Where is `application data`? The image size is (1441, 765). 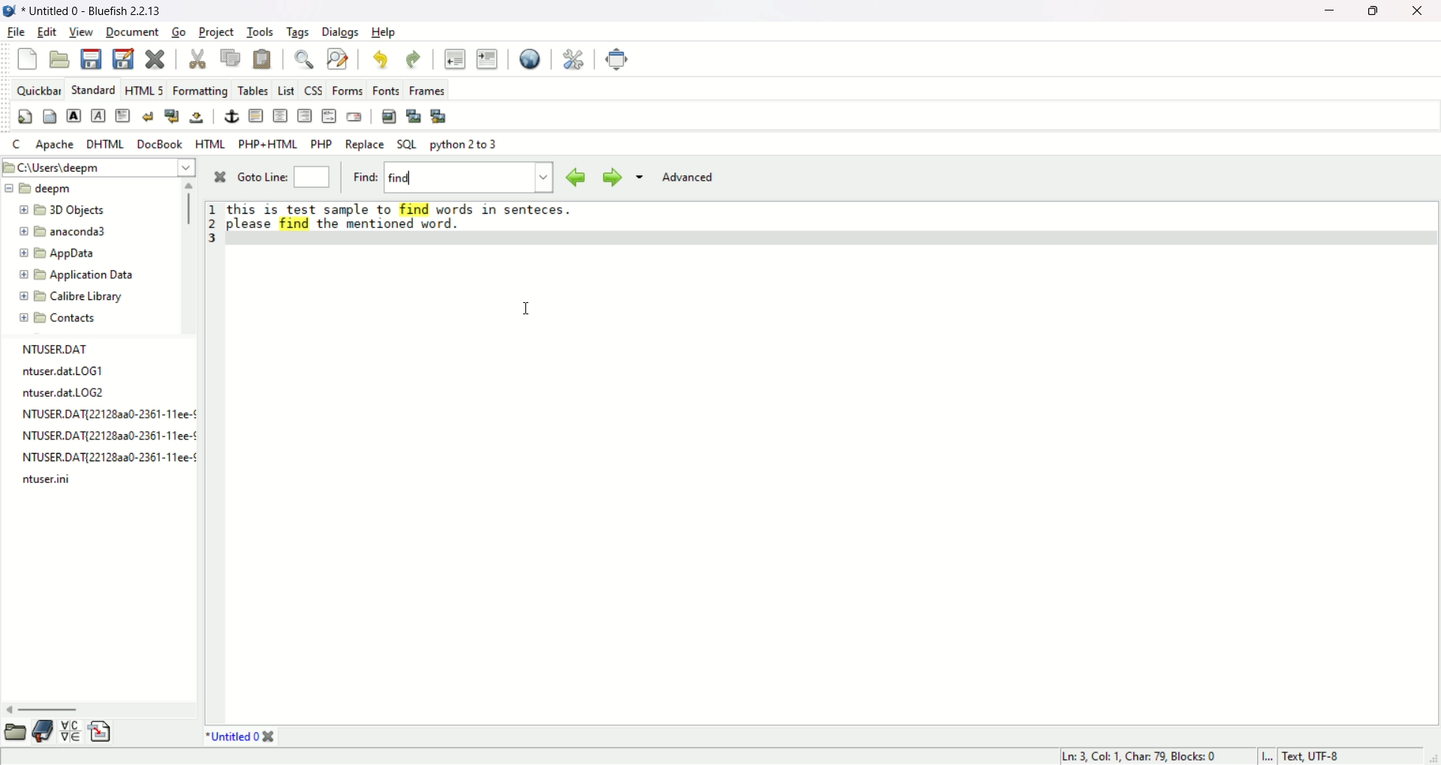 application data is located at coordinates (75, 275).